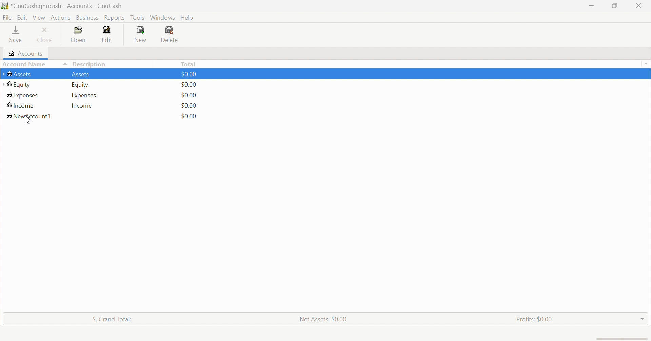 The image size is (651, 341). I want to click on Restore Down, so click(616, 6).